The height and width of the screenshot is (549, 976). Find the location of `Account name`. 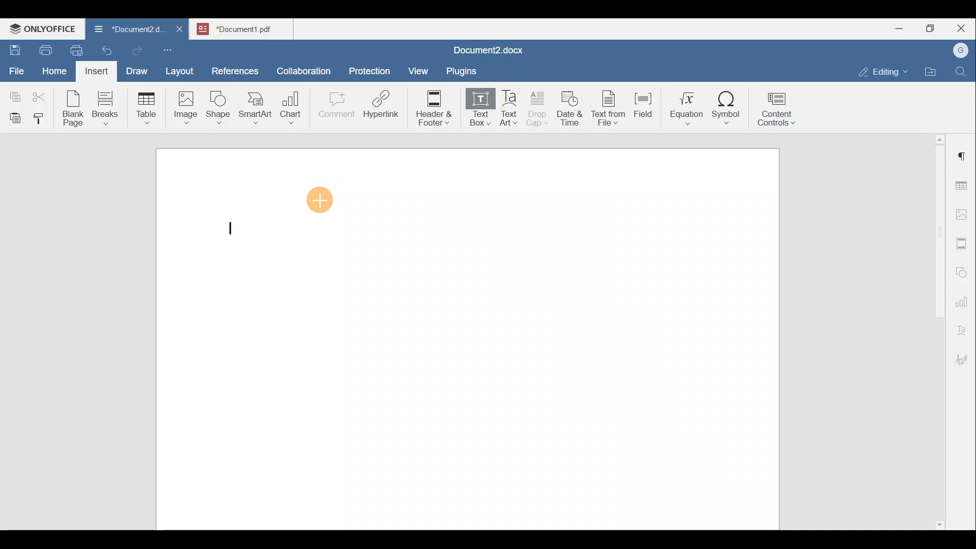

Account name is located at coordinates (958, 51).